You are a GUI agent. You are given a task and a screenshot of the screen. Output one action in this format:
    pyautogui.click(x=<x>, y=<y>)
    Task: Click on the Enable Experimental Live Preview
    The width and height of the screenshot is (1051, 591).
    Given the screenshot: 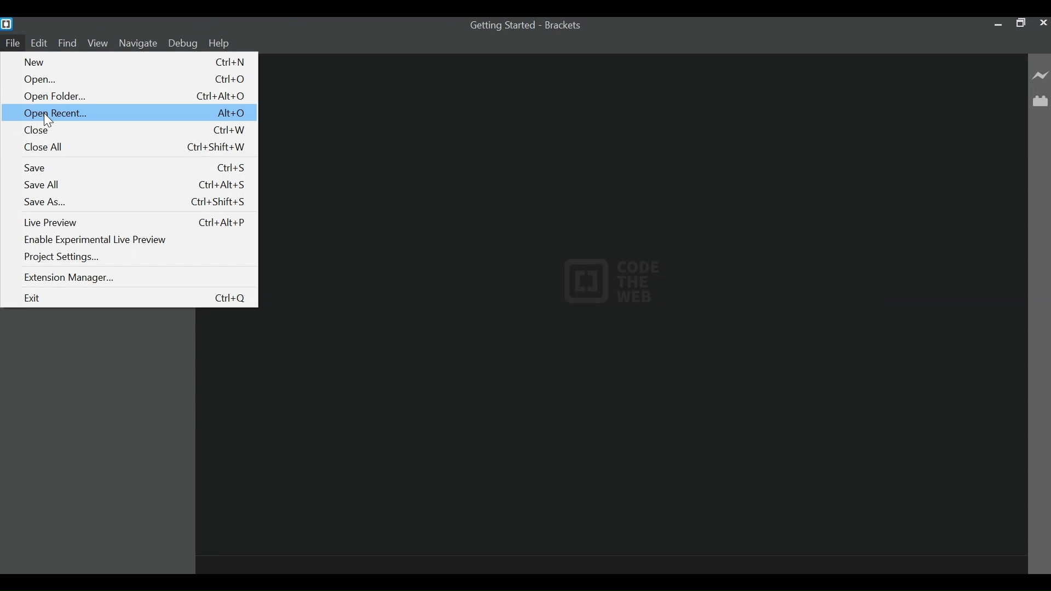 What is the action you would take?
    pyautogui.click(x=100, y=239)
    